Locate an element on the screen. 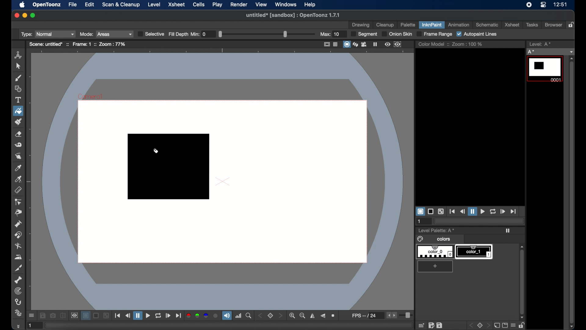  front is located at coordinates (488, 325).